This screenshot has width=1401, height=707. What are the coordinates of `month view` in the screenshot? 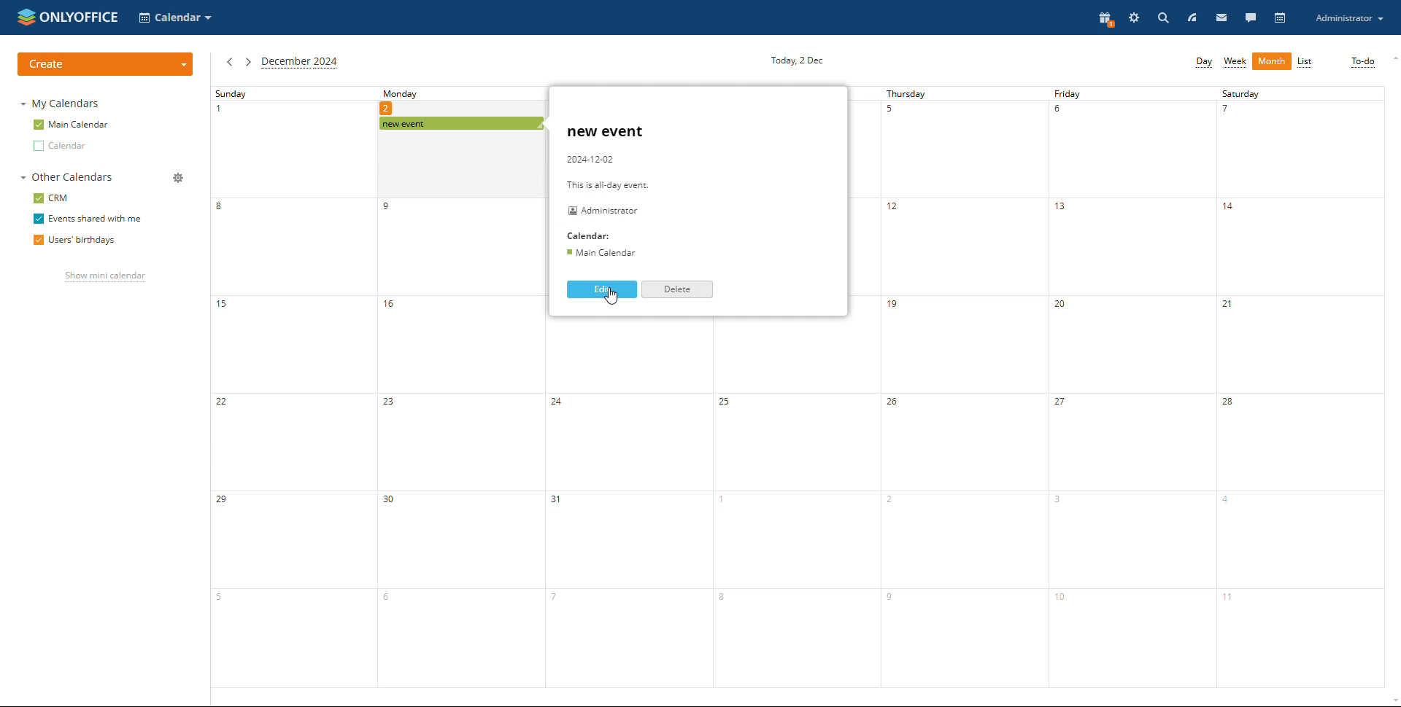 It's located at (1272, 62).